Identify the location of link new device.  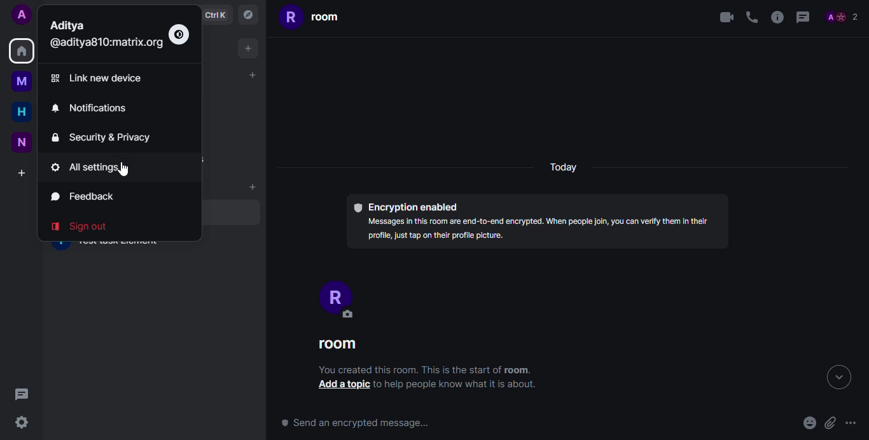
(101, 79).